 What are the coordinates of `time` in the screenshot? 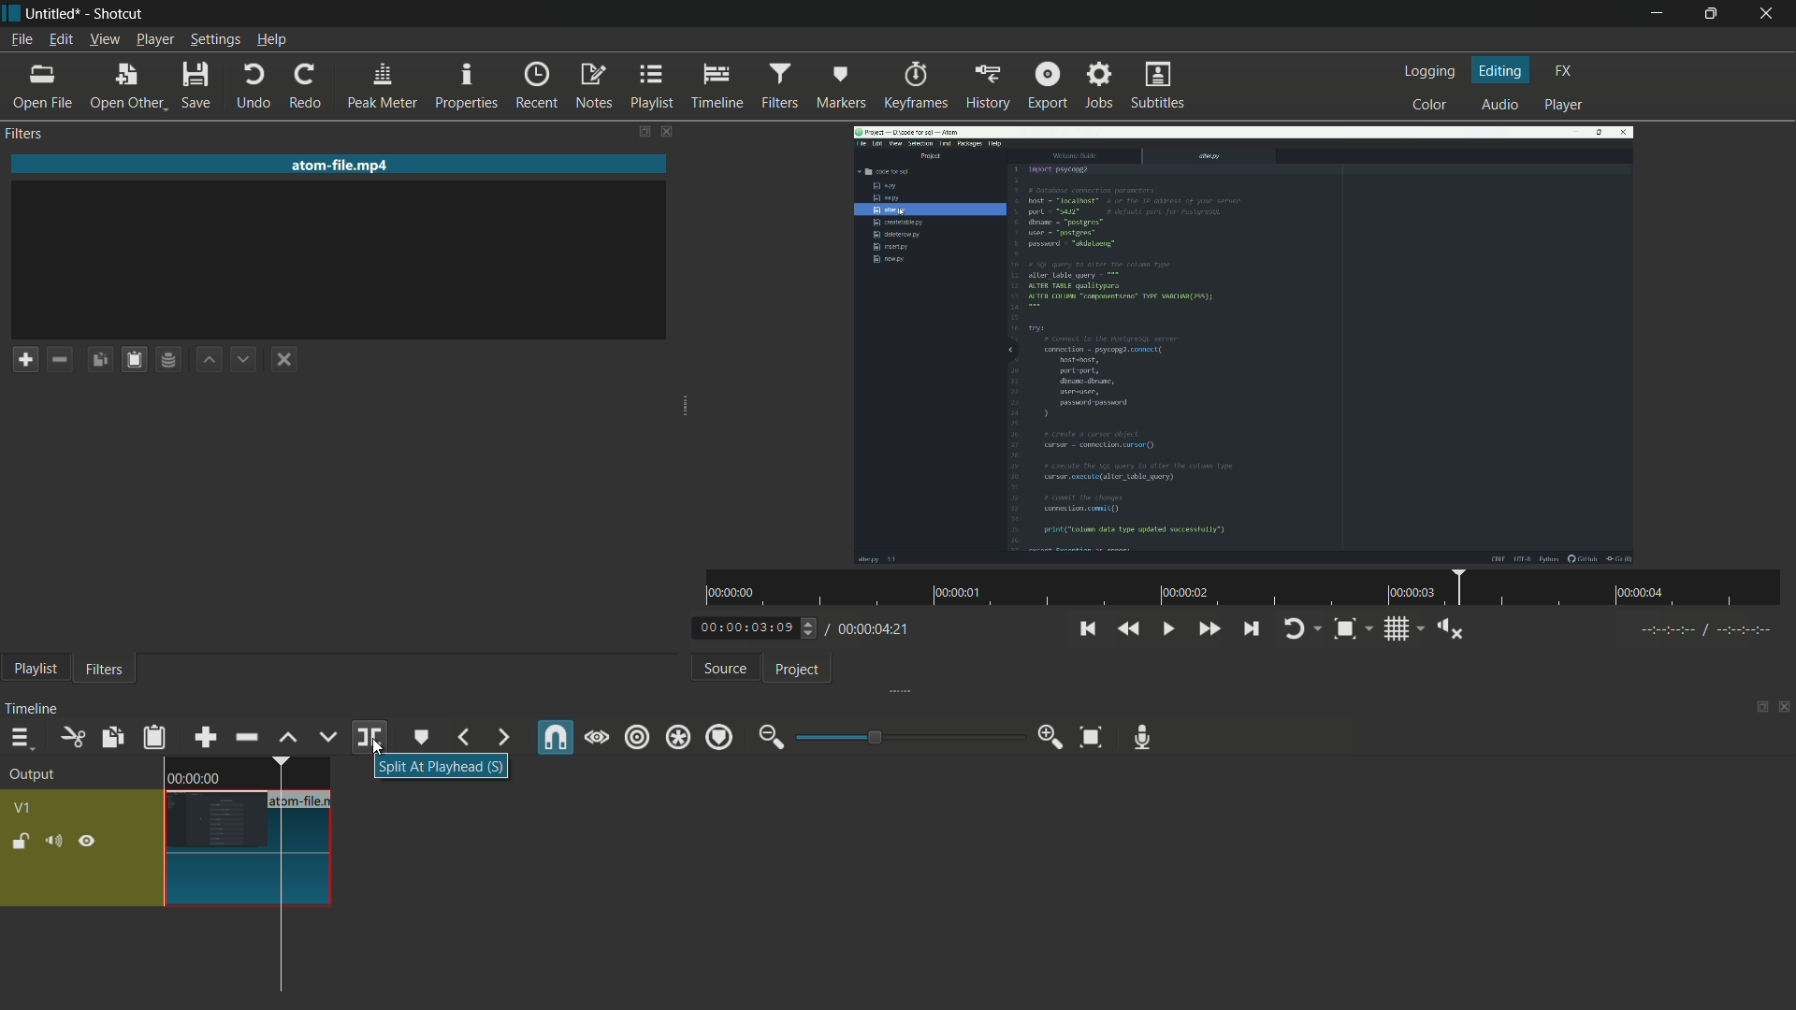 It's located at (1239, 589).